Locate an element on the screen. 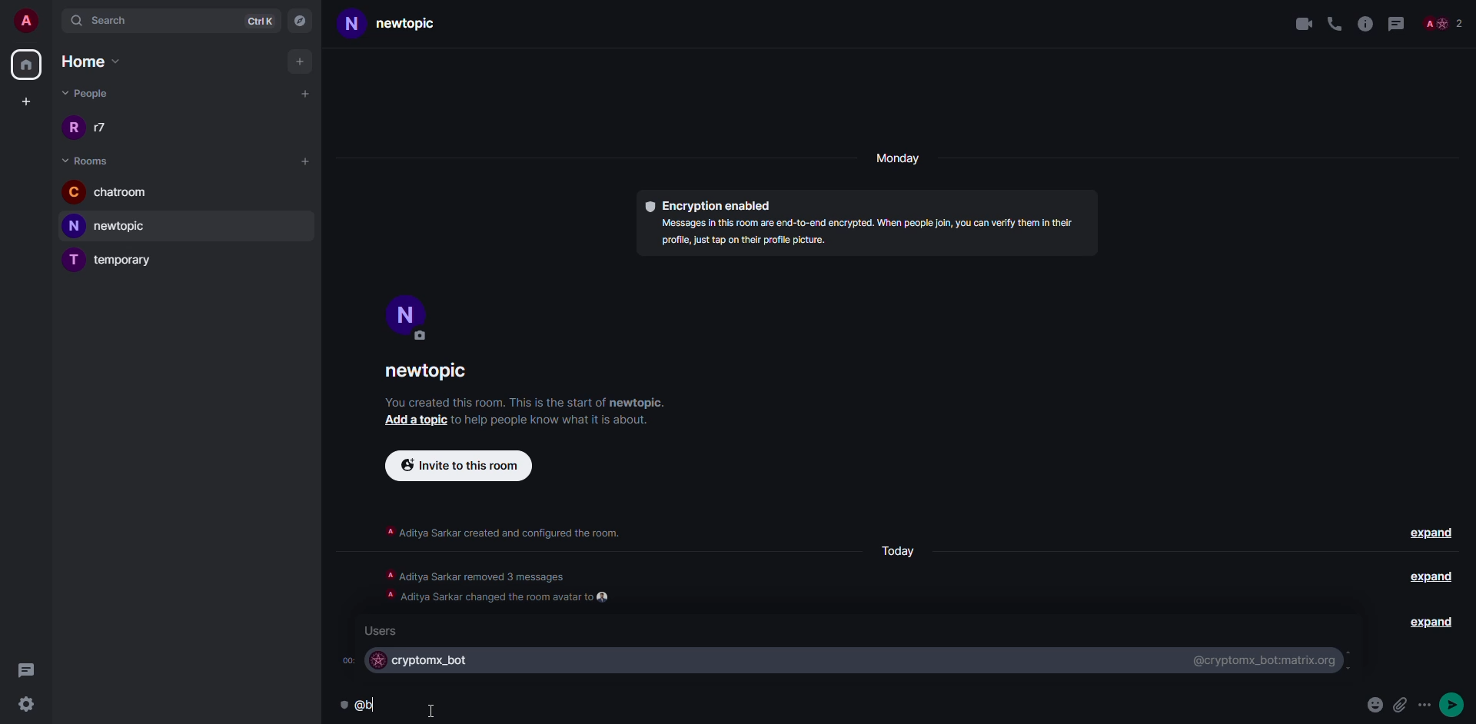  @cryptomx_bot:matrix.org is located at coordinates (1262, 659).